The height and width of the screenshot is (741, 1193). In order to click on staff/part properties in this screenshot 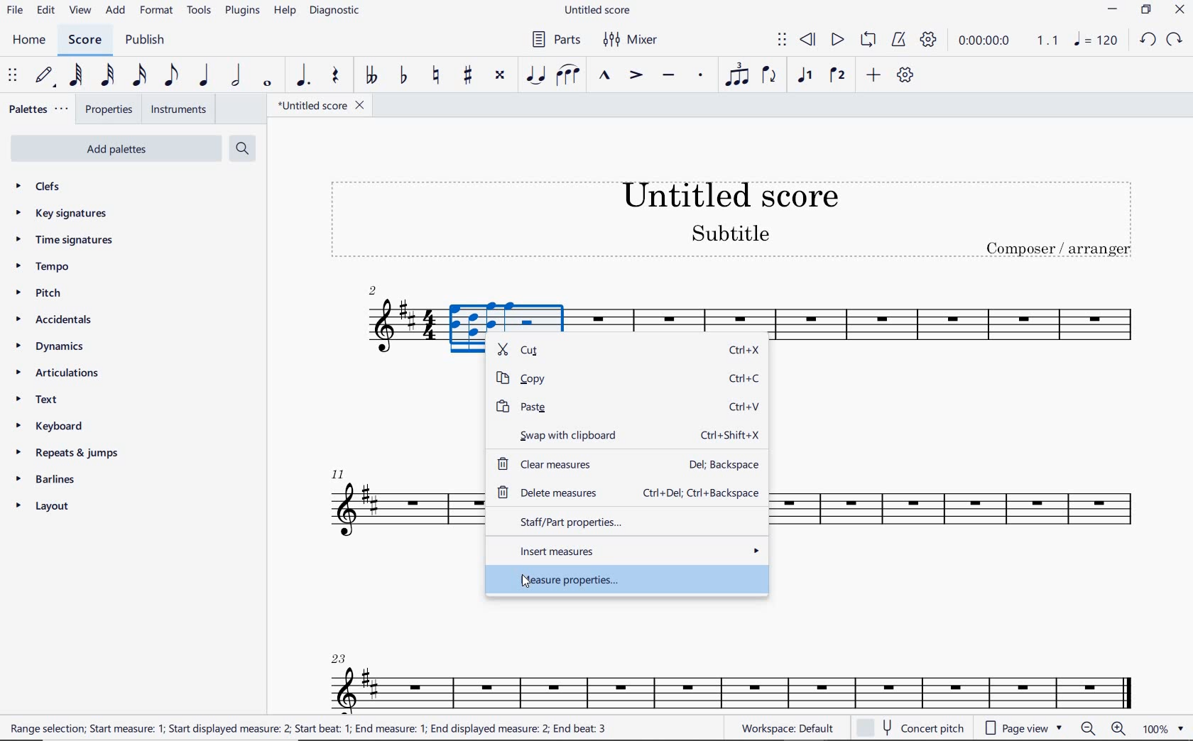, I will do `click(628, 520)`.